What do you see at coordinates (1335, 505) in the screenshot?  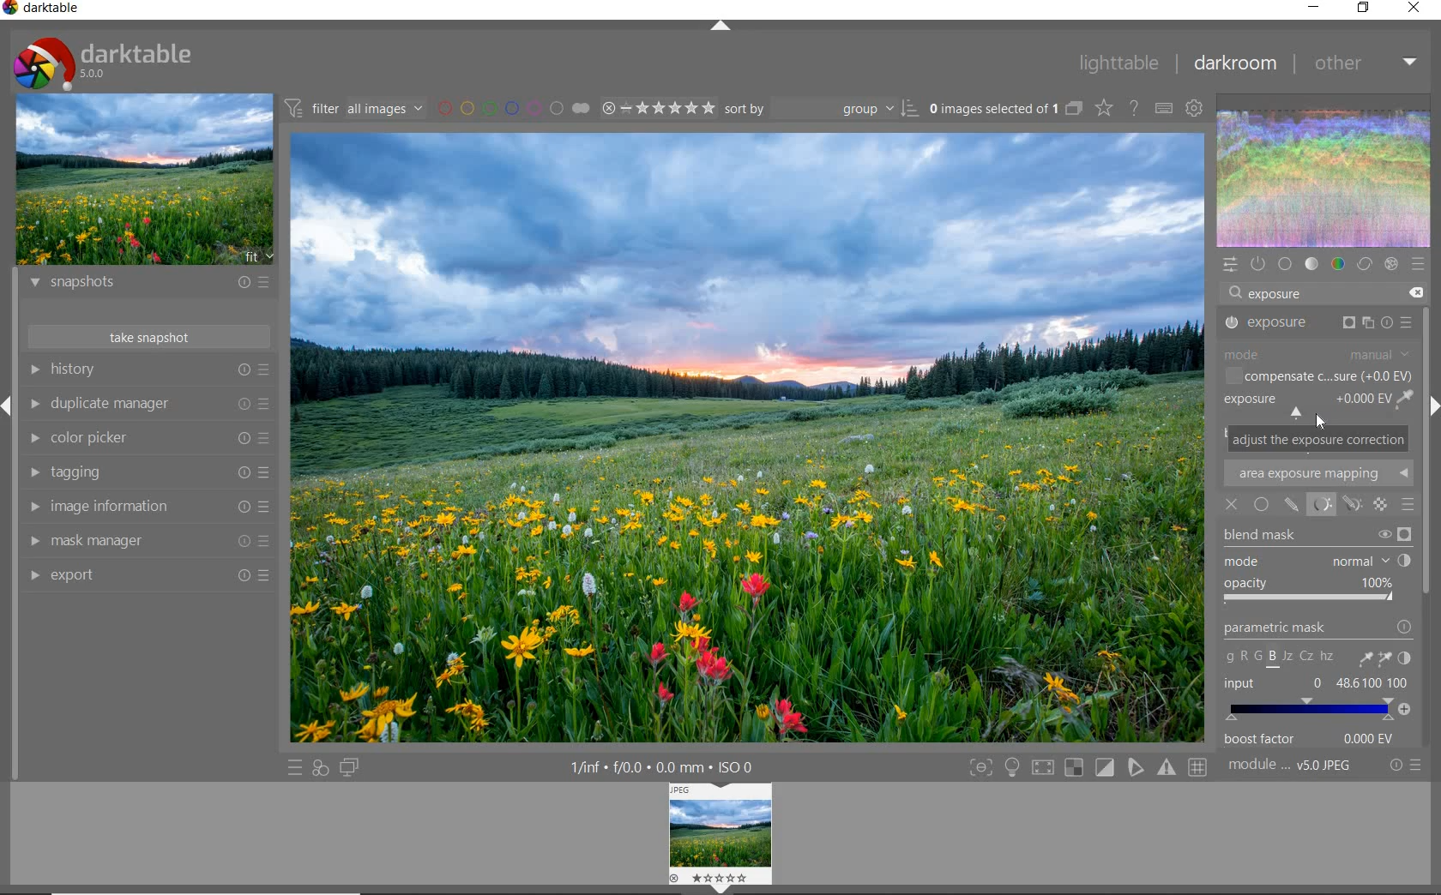 I see `MASK OPTIONS` at bounding box center [1335, 505].